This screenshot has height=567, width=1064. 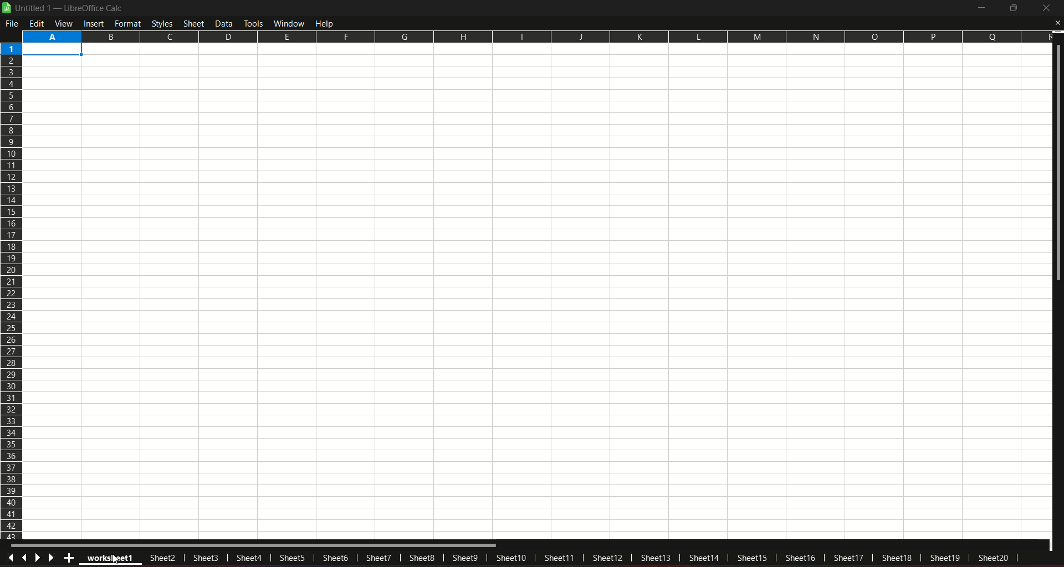 I want to click on view, so click(x=64, y=23).